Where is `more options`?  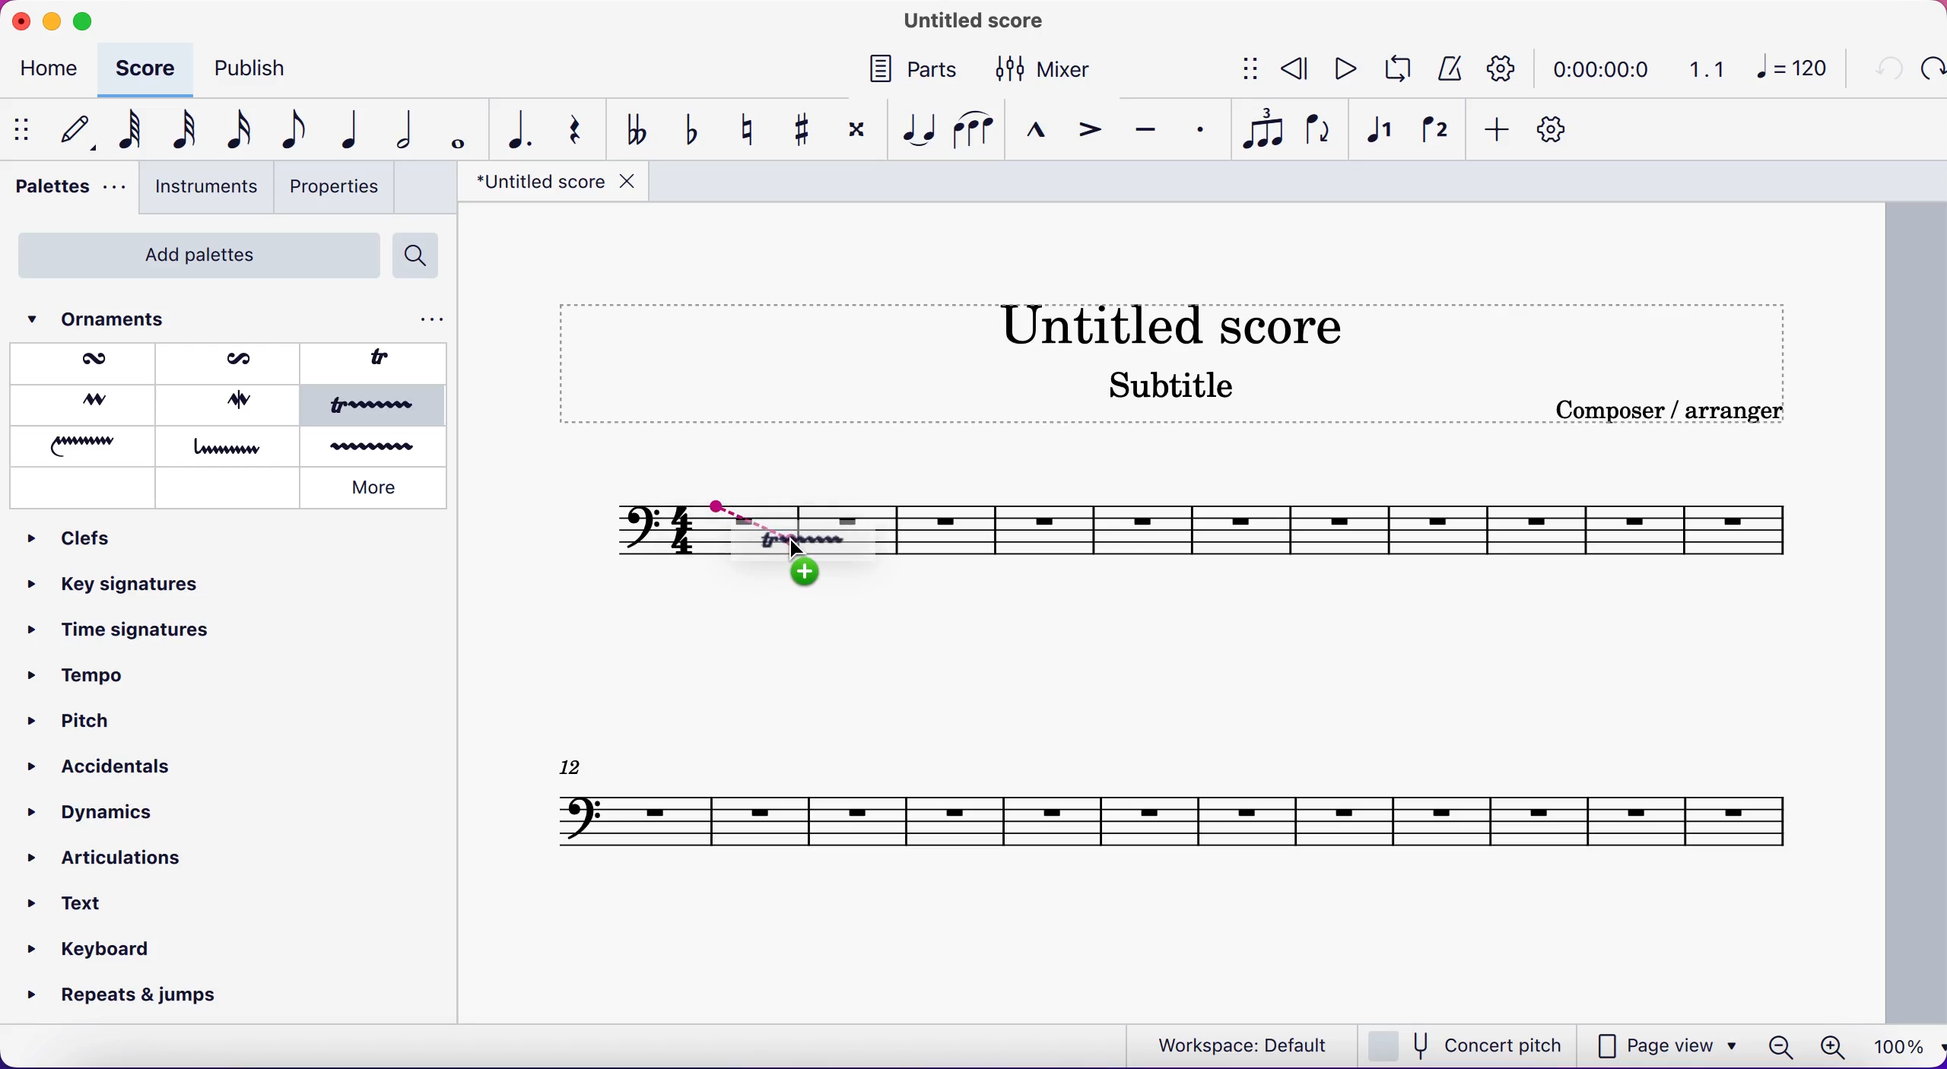 more options is located at coordinates (430, 319).